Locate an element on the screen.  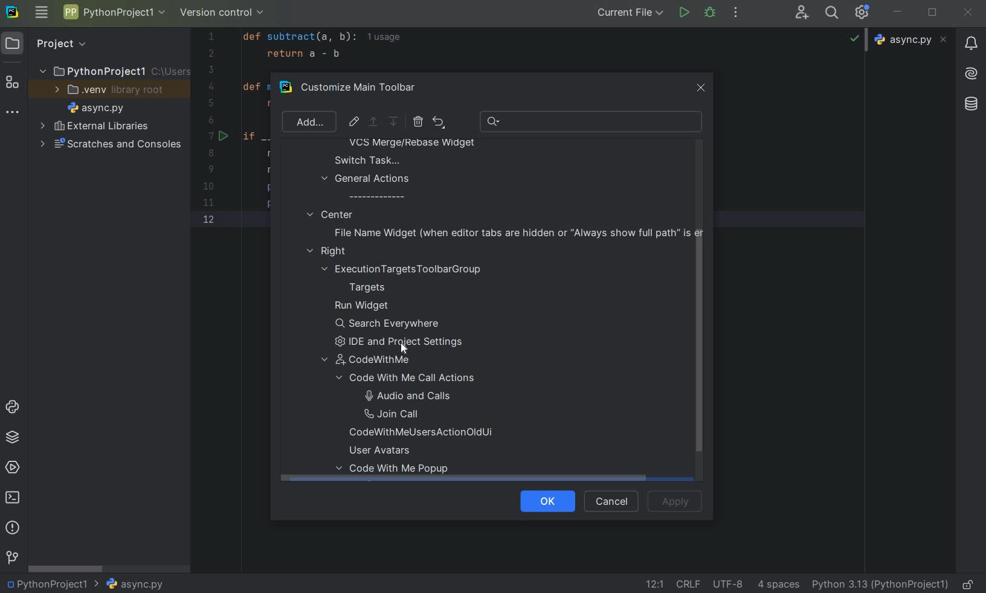
file name widget is located at coordinates (515, 232).